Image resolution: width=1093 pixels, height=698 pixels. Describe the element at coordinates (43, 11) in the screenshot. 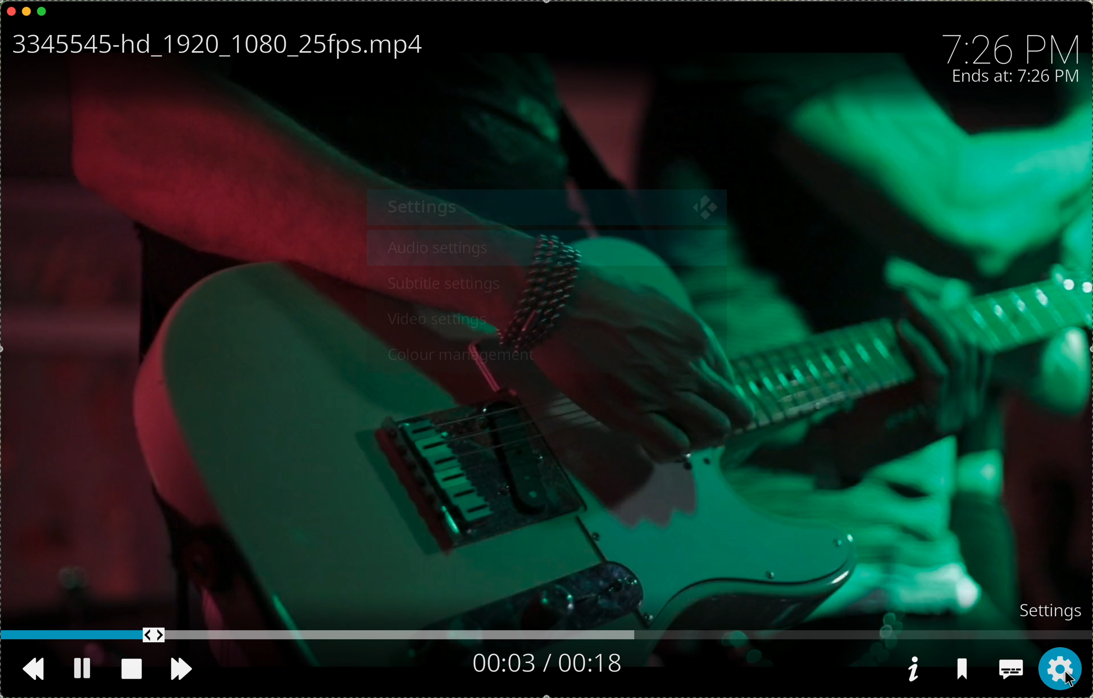

I see `maximise` at that location.